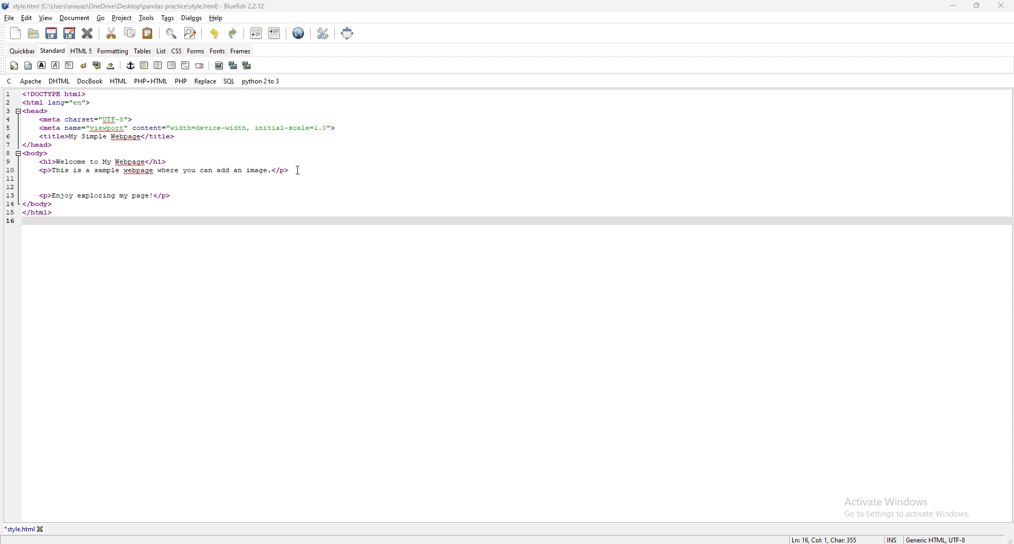 Image resolution: width=1014 pixels, height=544 pixels. What do you see at coordinates (152, 81) in the screenshot?
I see `php+html` at bounding box center [152, 81].